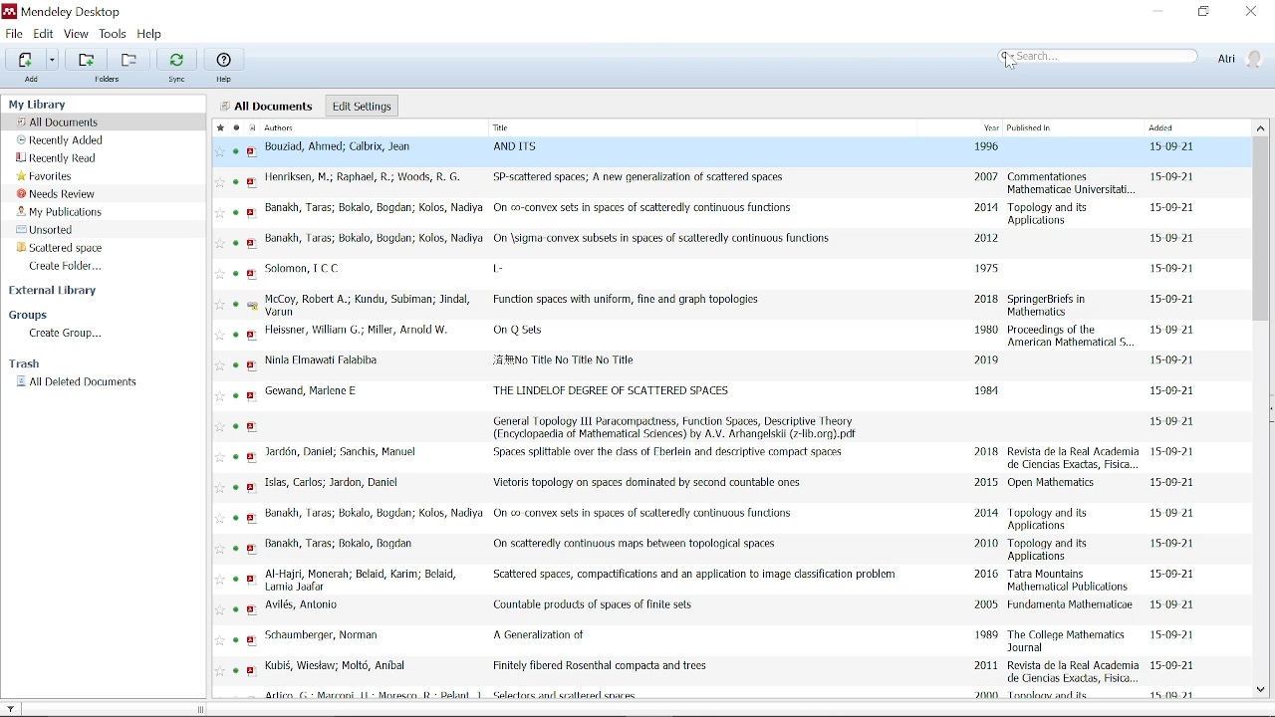  I want to click on Close, so click(1253, 11).